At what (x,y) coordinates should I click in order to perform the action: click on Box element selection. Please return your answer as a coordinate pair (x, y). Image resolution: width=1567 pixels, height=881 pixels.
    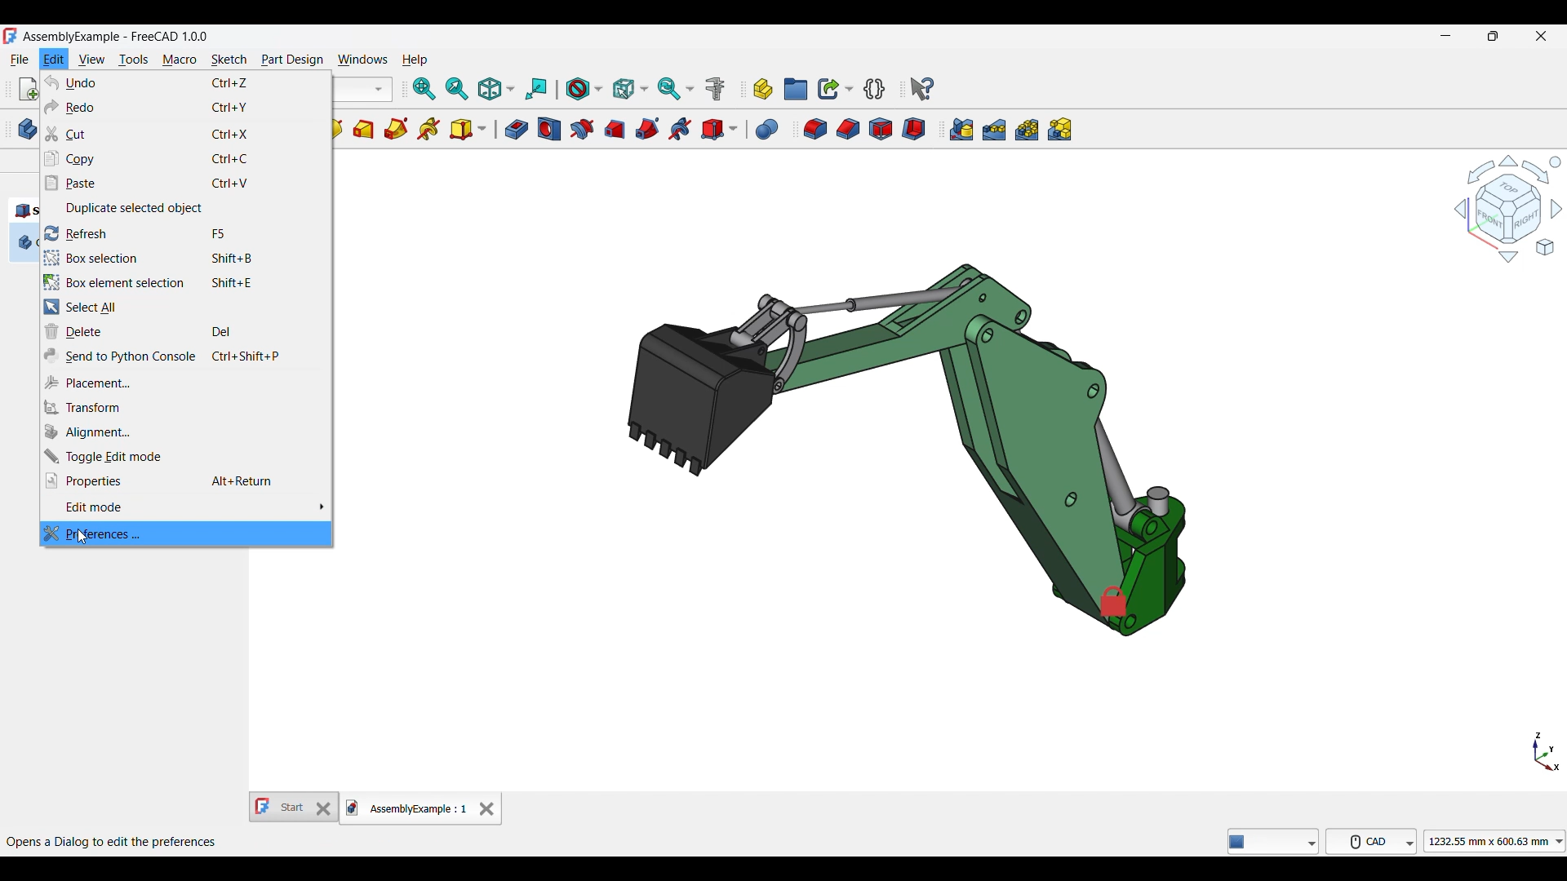
    Looking at the image, I should click on (186, 282).